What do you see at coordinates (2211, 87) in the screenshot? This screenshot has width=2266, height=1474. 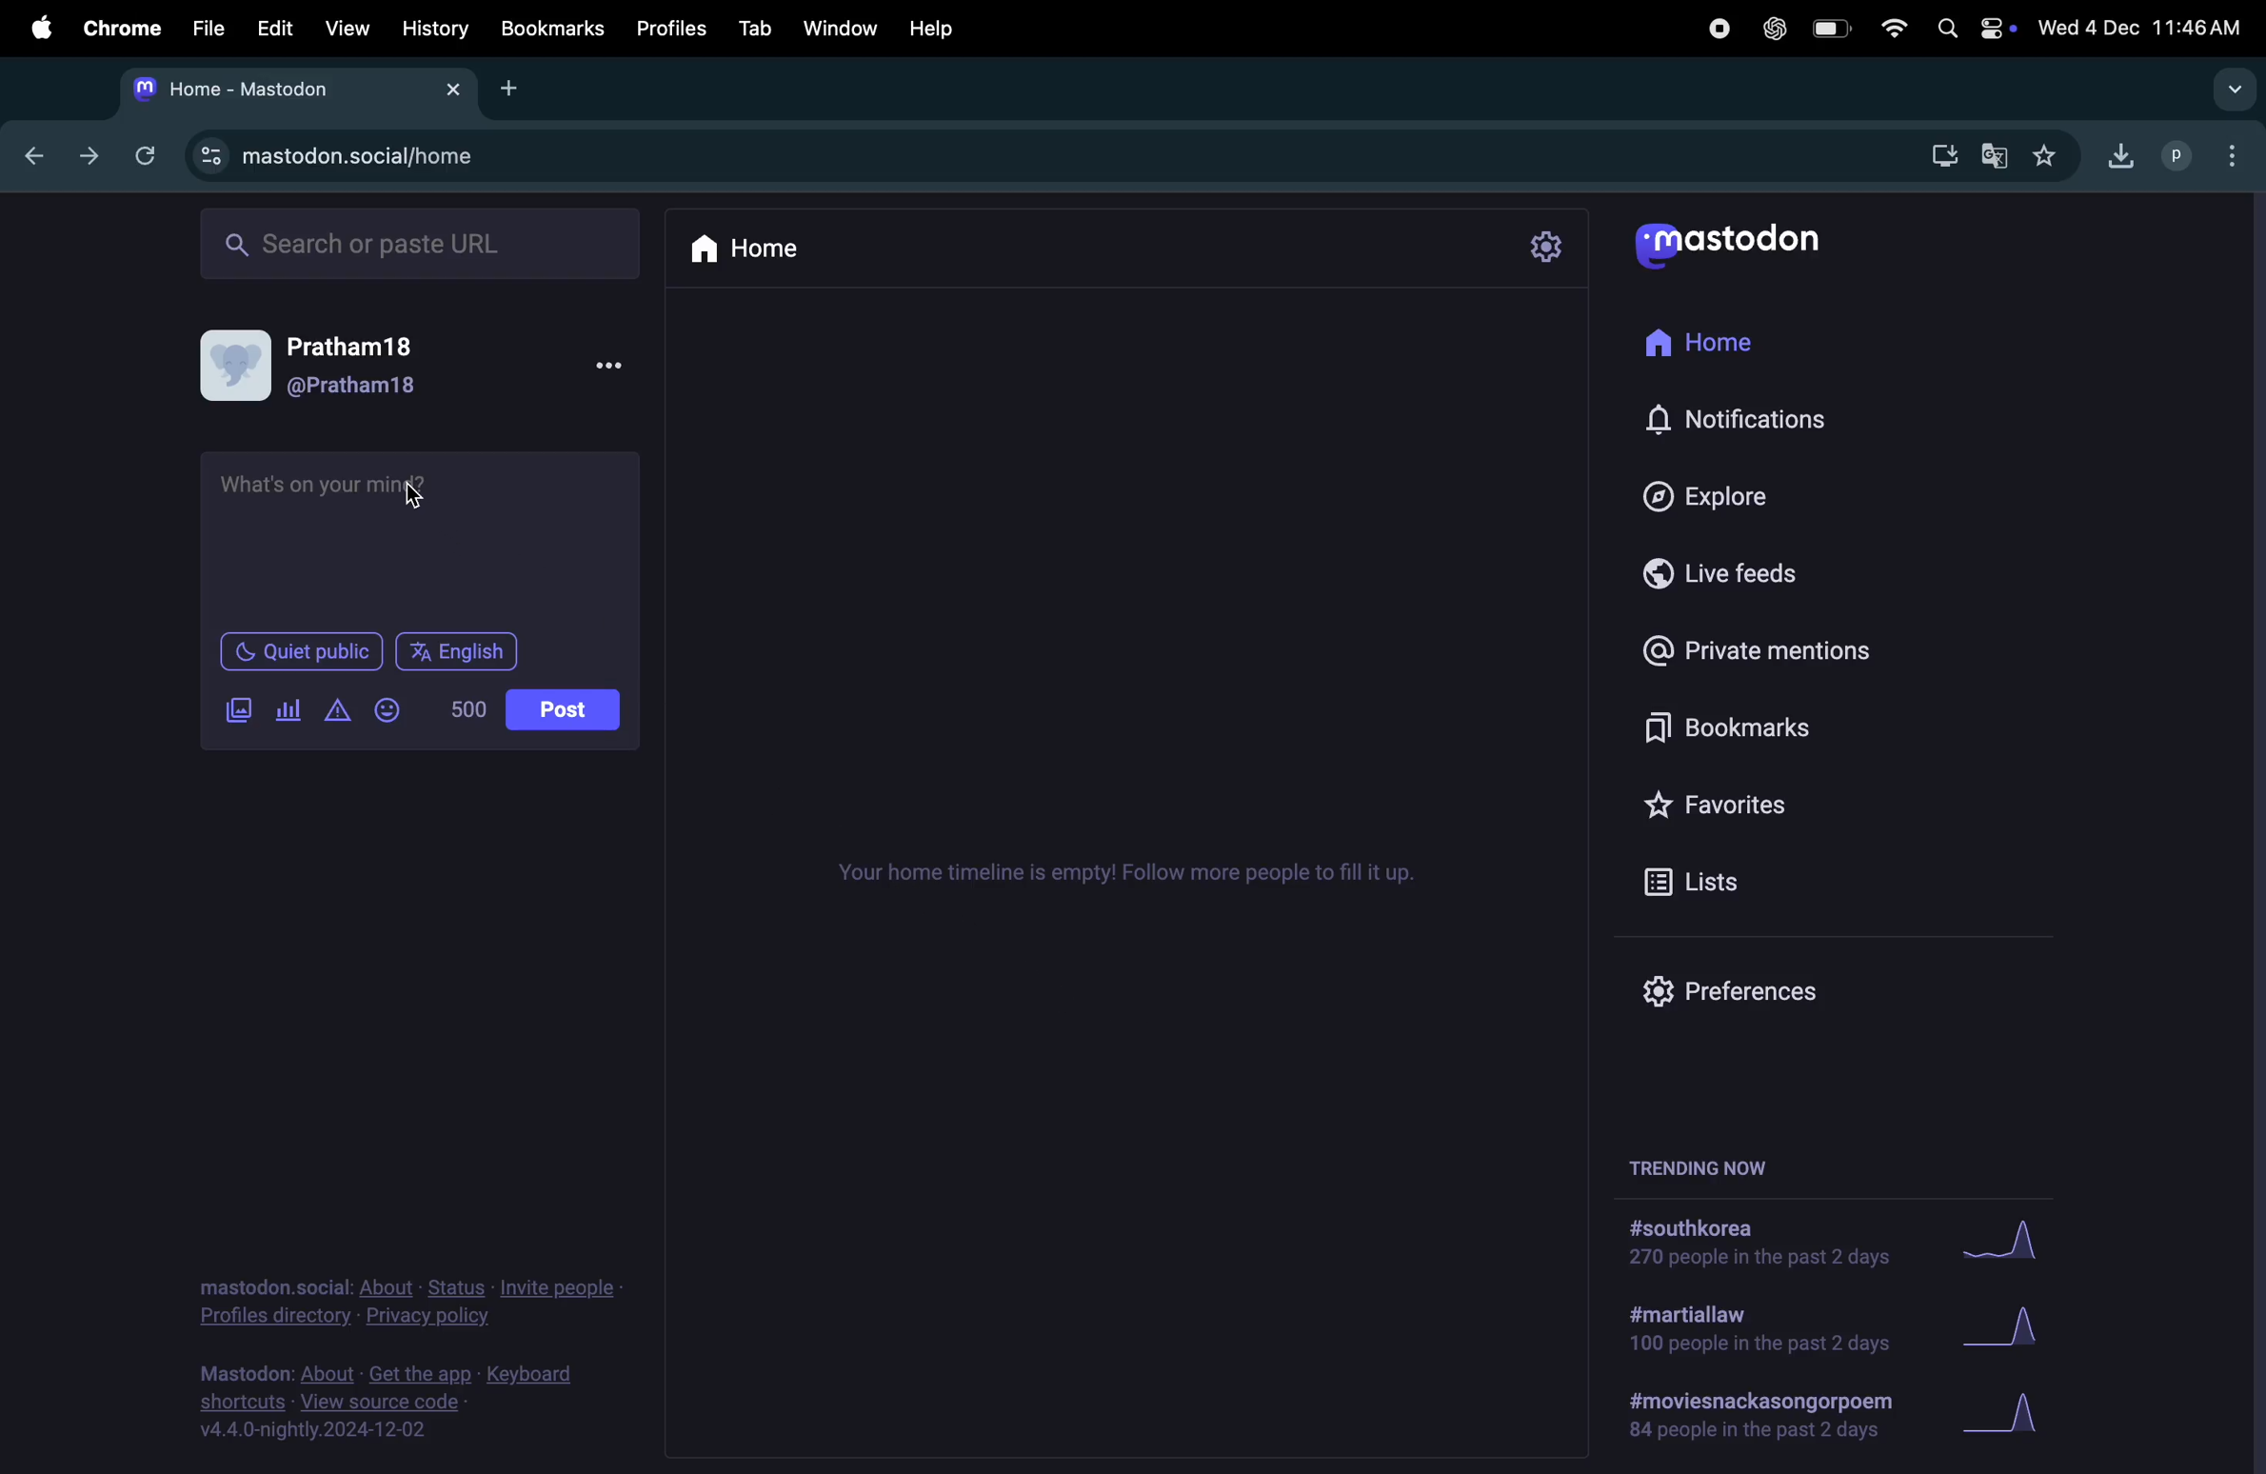 I see `` at bounding box center [2211, 87].